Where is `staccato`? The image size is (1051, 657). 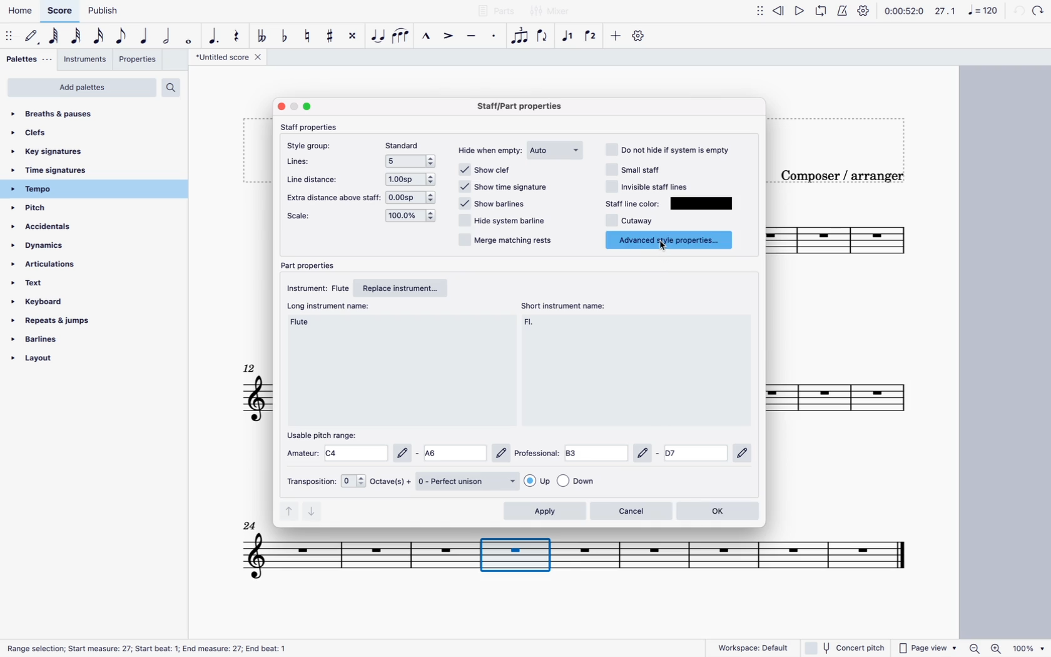
staccato is located at coordinates (495, 36).